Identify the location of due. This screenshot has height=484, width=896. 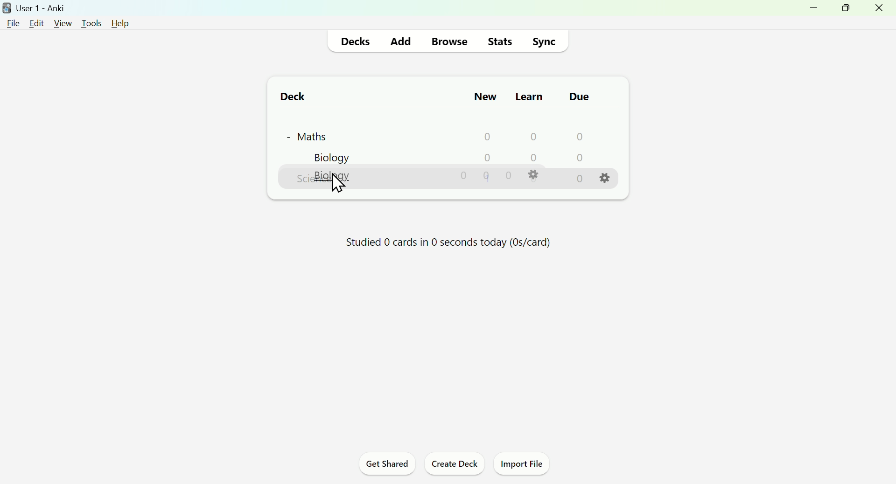
(580, 97).